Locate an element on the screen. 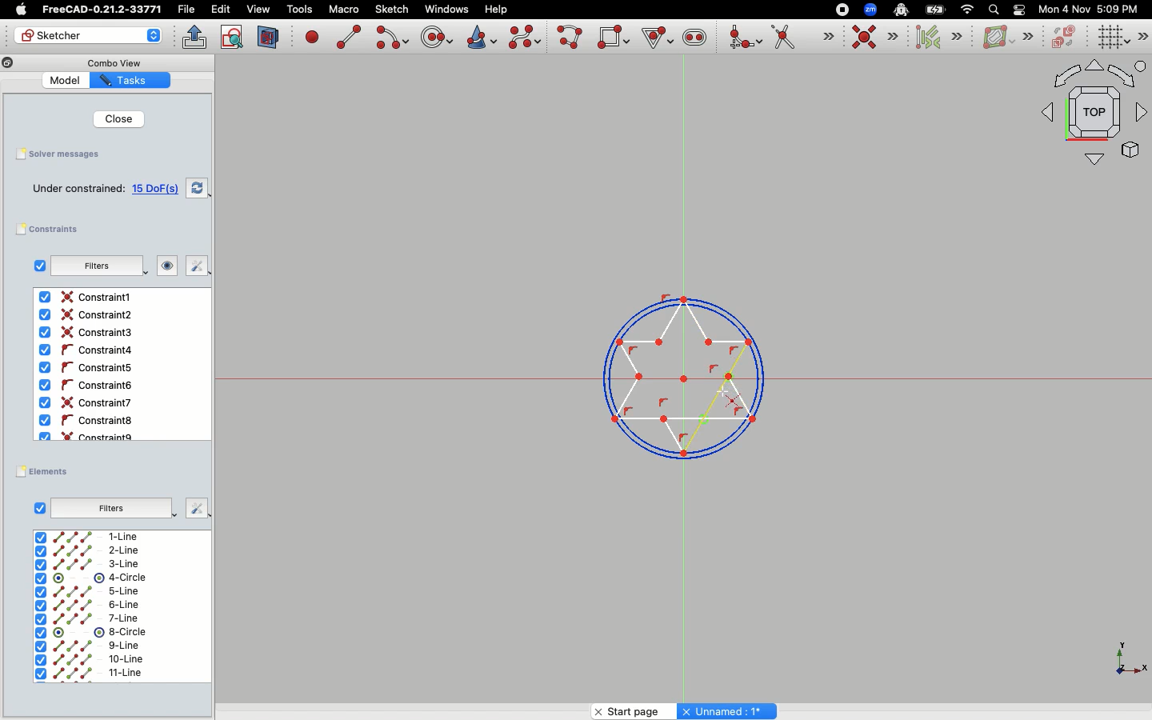  Mon 4 Nov 5:09 PM is located at coordinates (1090, 10).